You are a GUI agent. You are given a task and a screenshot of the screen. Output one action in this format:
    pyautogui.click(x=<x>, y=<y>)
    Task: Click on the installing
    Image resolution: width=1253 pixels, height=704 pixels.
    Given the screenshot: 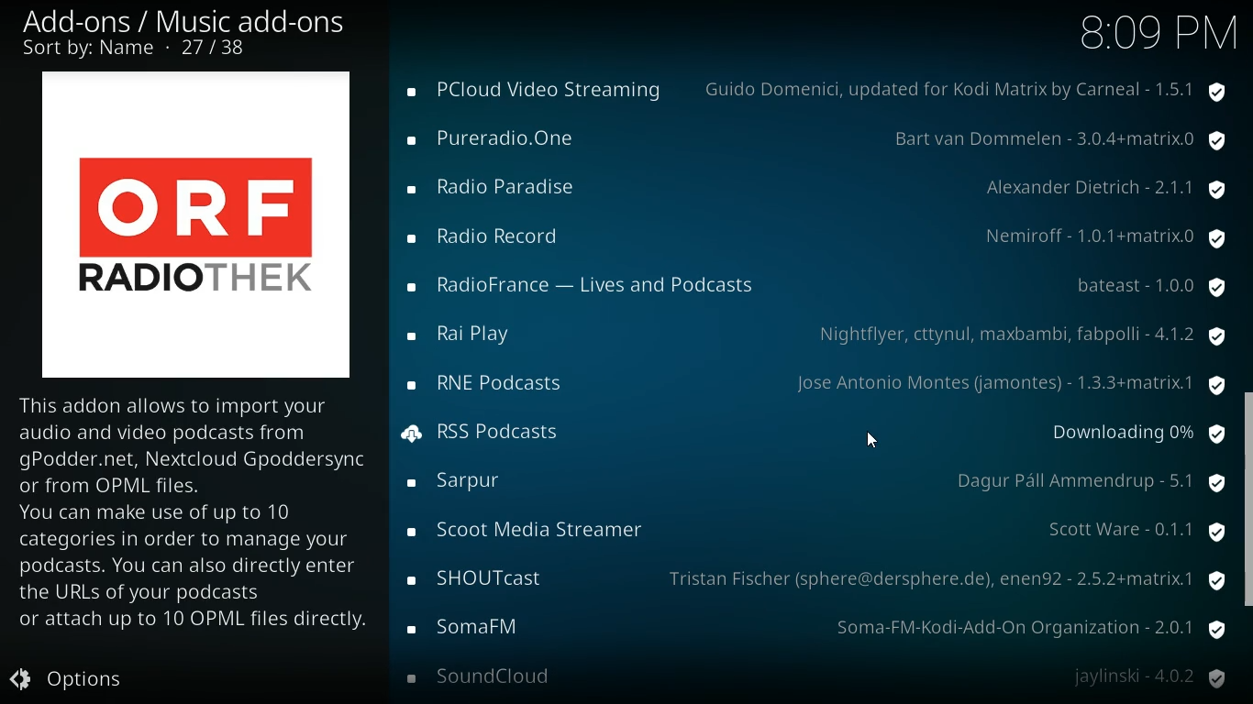 What is the action you would take?
    pyautogui.click(x=415, y=434)
    